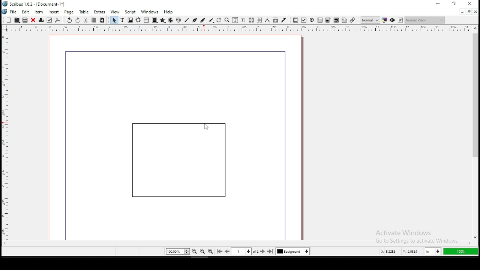 This screenshot has width=480, height=270. Describe the element at coordinates (476, 12) in the screenshot. I see `close` at that location.